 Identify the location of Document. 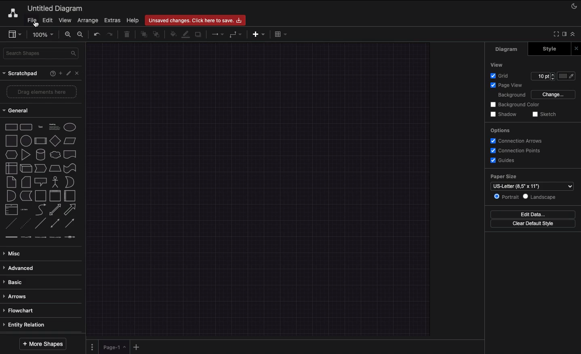
(70, 154).